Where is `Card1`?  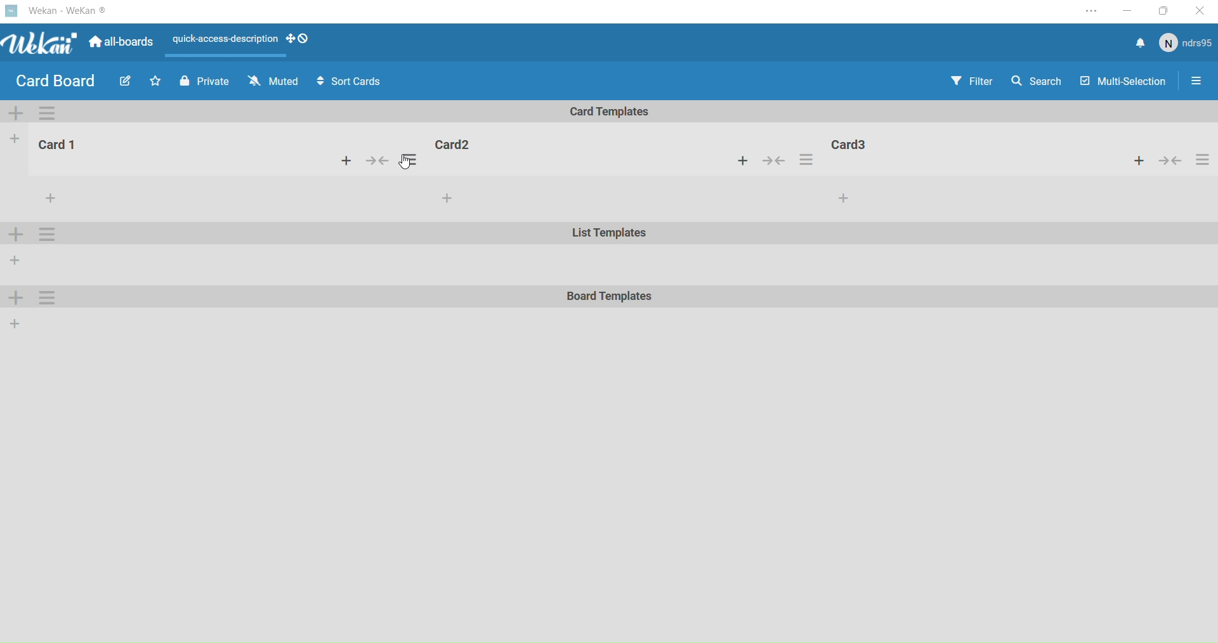
Card1 is located at coordinates (57, 145).